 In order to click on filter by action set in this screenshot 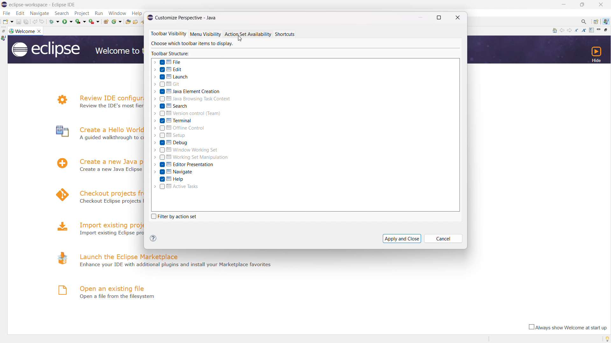, I will do `click(174, 216)`.